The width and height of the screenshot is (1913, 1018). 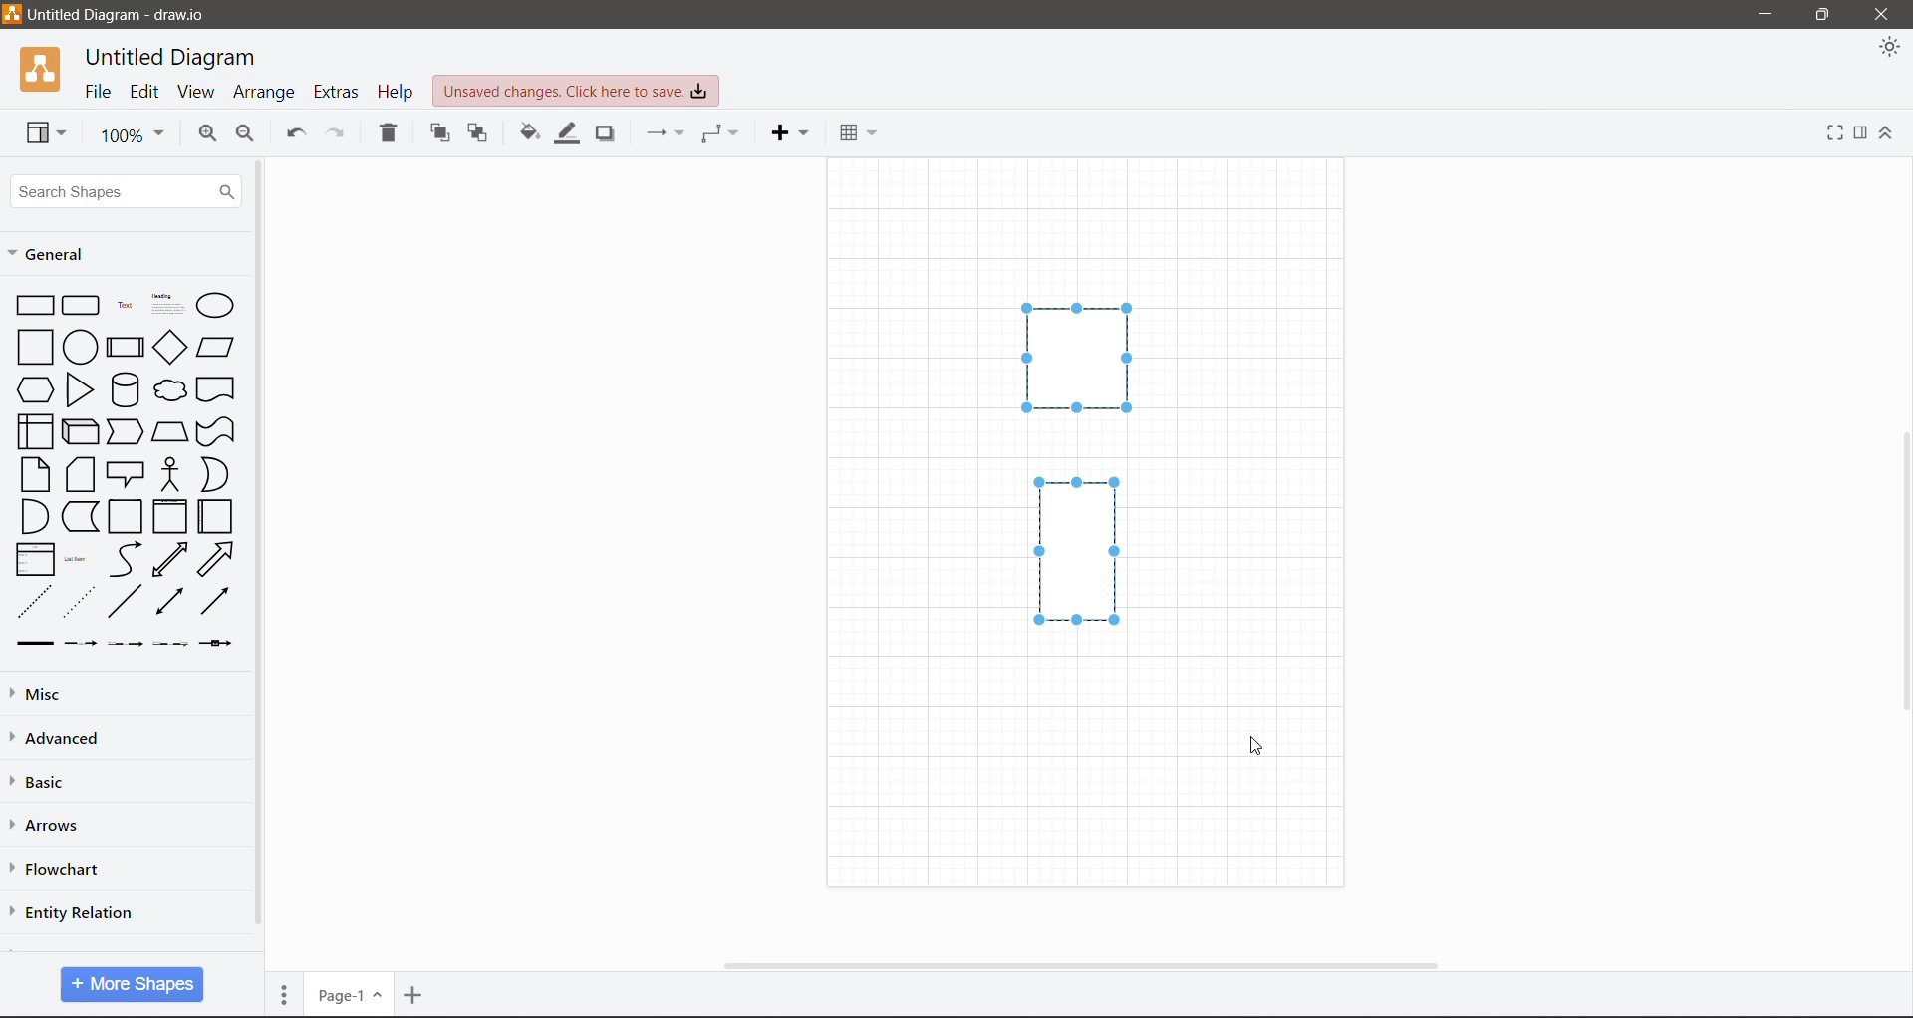 What do you see at coordinates (43, 69) in the screenshot?
I see `Application Logo` at bounding box center [43, 69].